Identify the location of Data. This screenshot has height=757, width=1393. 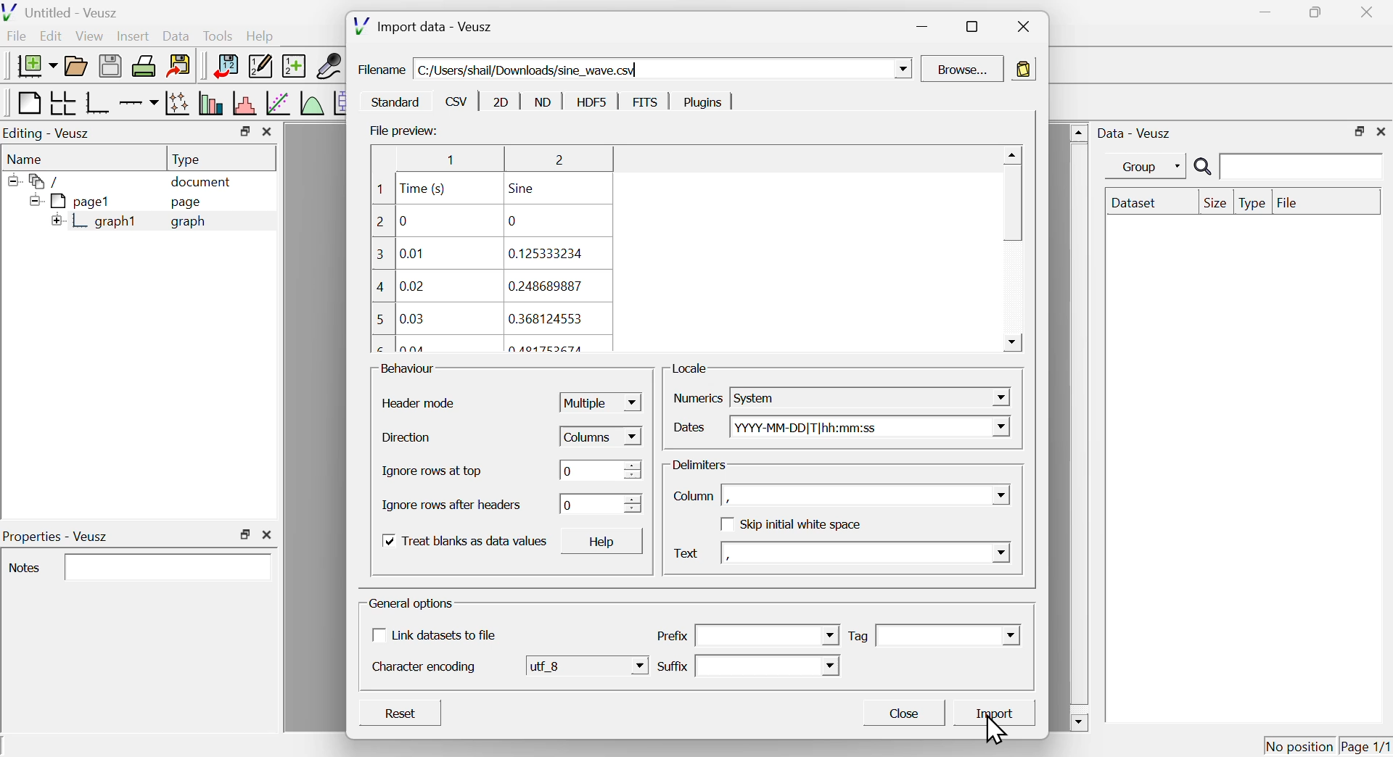
(176, 34).